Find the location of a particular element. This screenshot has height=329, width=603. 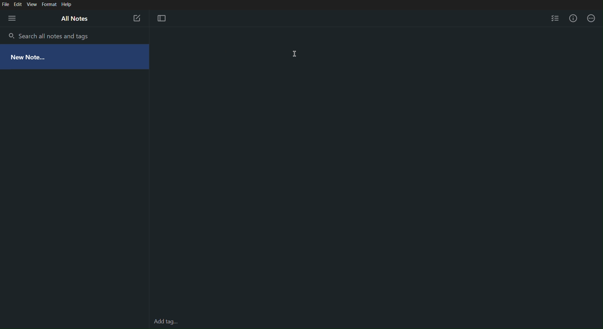

Checklist is located at coordinates (555, 17).